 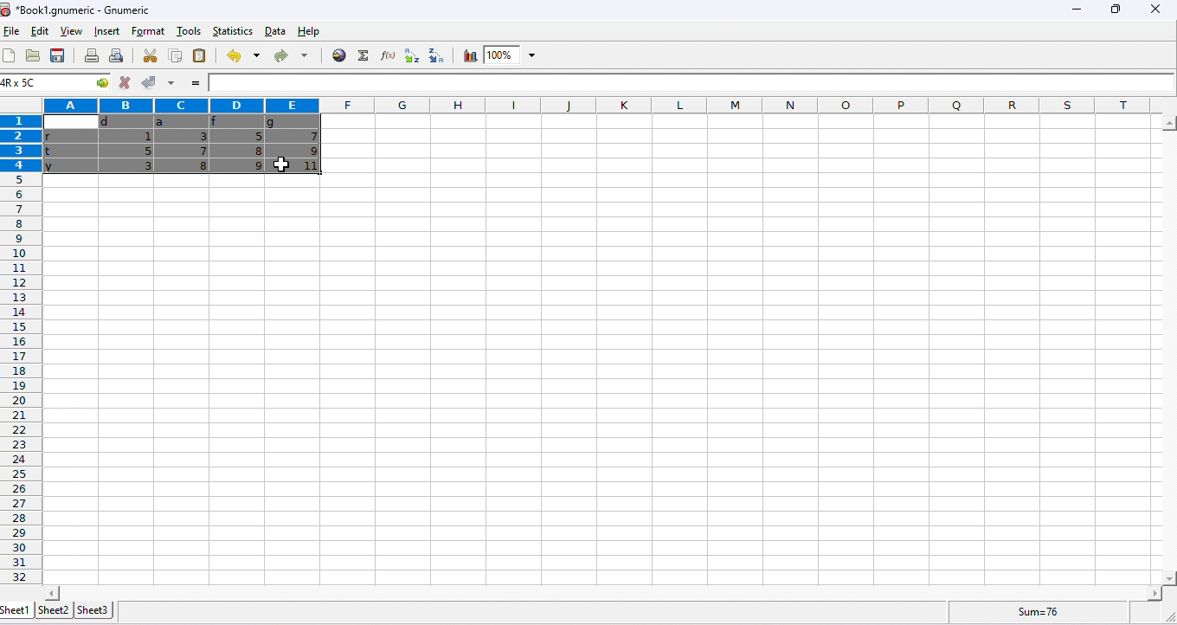 What do you see at coordinates (53, 609) in the screenshot?
I see `sheet2` at bounding box center [53, 609].